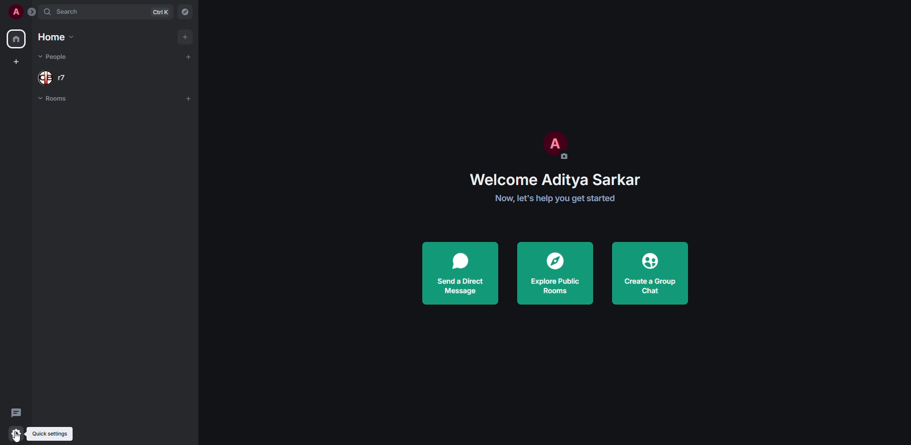  I want to click on profile pic, so click(554, 144).